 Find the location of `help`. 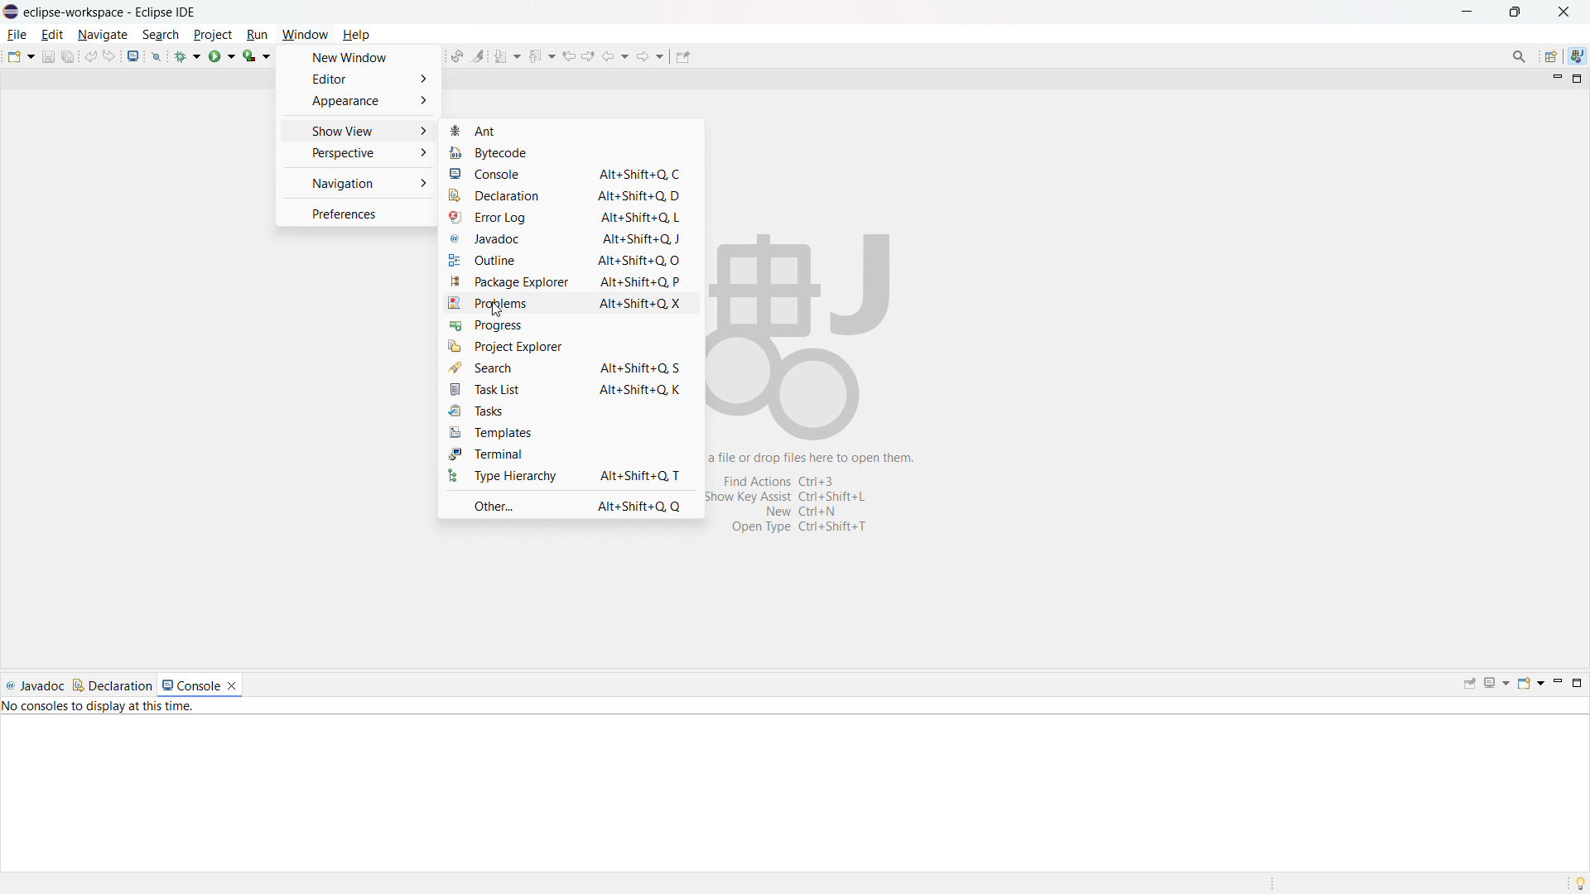

help is located at coordinates (356, 35).